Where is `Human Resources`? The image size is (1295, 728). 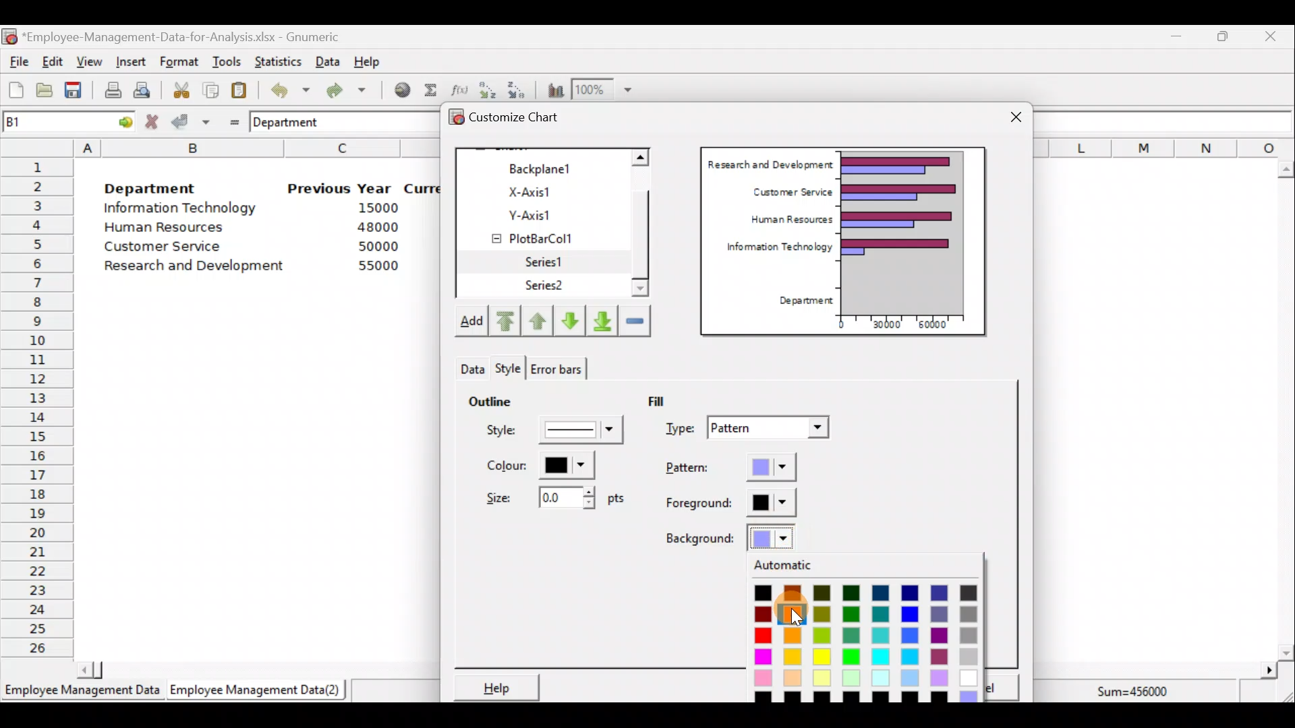 Human Resources is located at coordinates (786, 220).